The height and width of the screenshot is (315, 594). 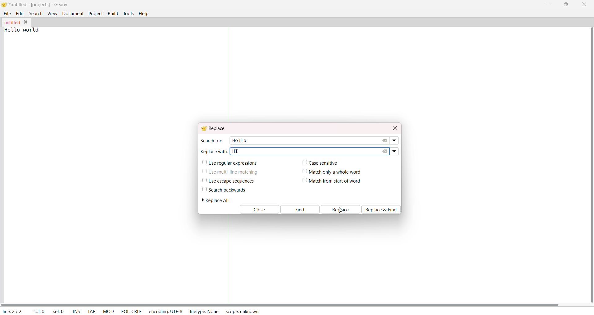 I want to click on Hello world, so click(x=27, y=30).